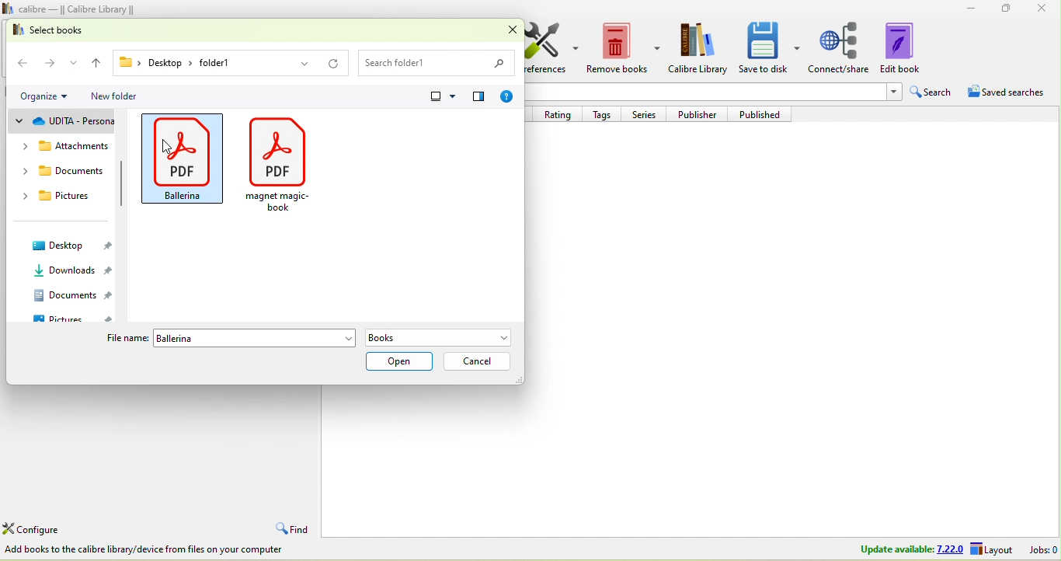  What do you see at coordinates (904, 49) in the screenshot?
I see `edit book` at bounding box center [904, 49].